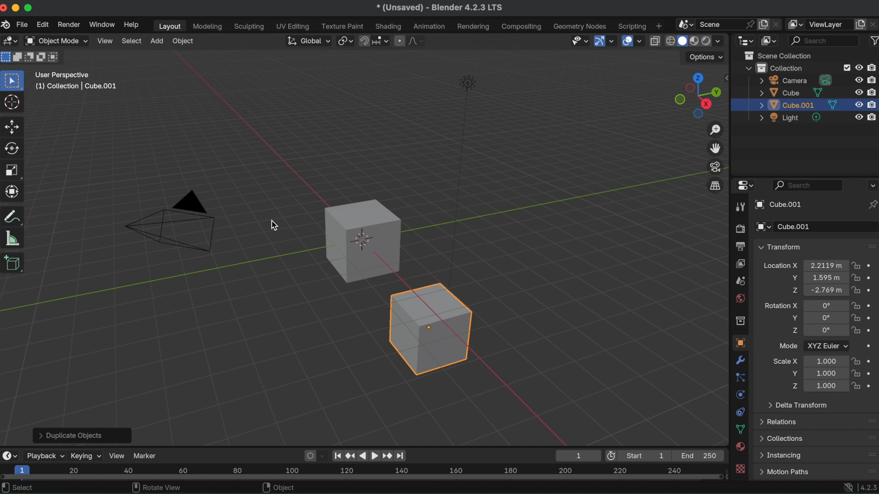 The width and height of the screenshot is (879, 494). Describe the element at coordinates (324, 455) in the screenshot. I see `auto keyframing` at that location.